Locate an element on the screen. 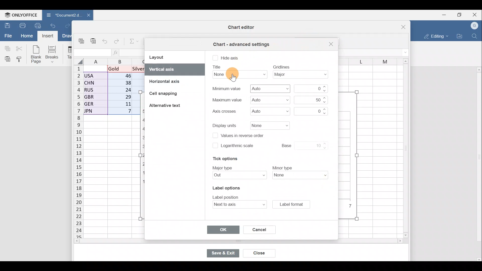 The width and height of the screenshot is (482, 271). checkbox is located at coordinates (214, 136).